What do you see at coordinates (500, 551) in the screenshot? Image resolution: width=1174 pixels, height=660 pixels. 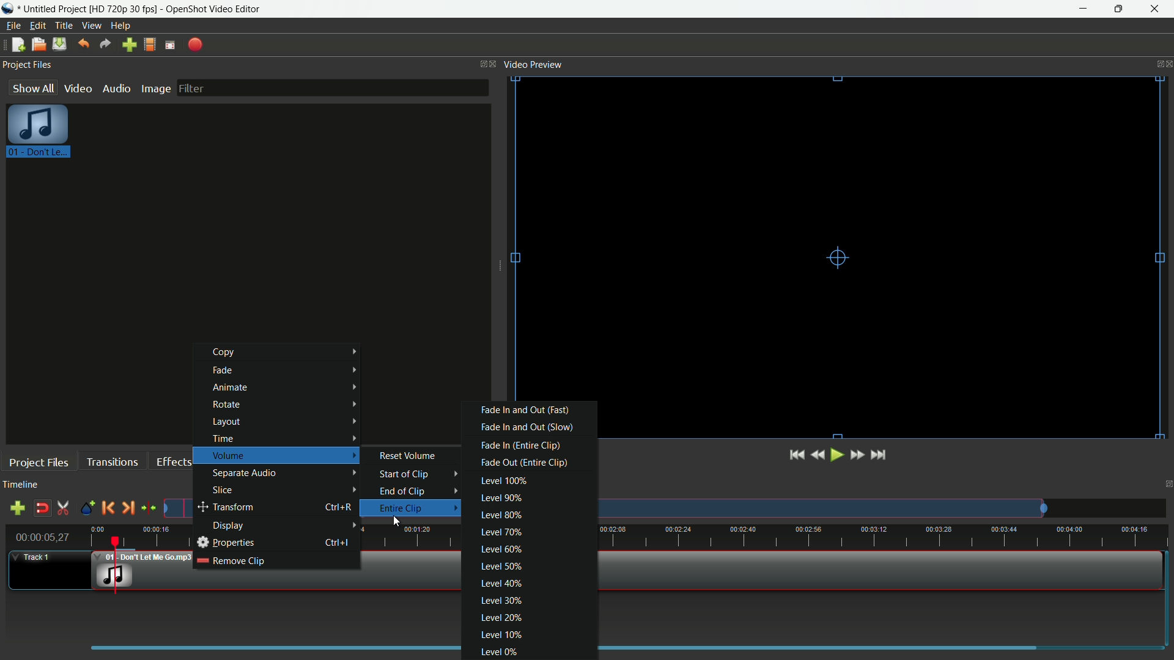 I see `level 60%` at bounding box center [500, 551].